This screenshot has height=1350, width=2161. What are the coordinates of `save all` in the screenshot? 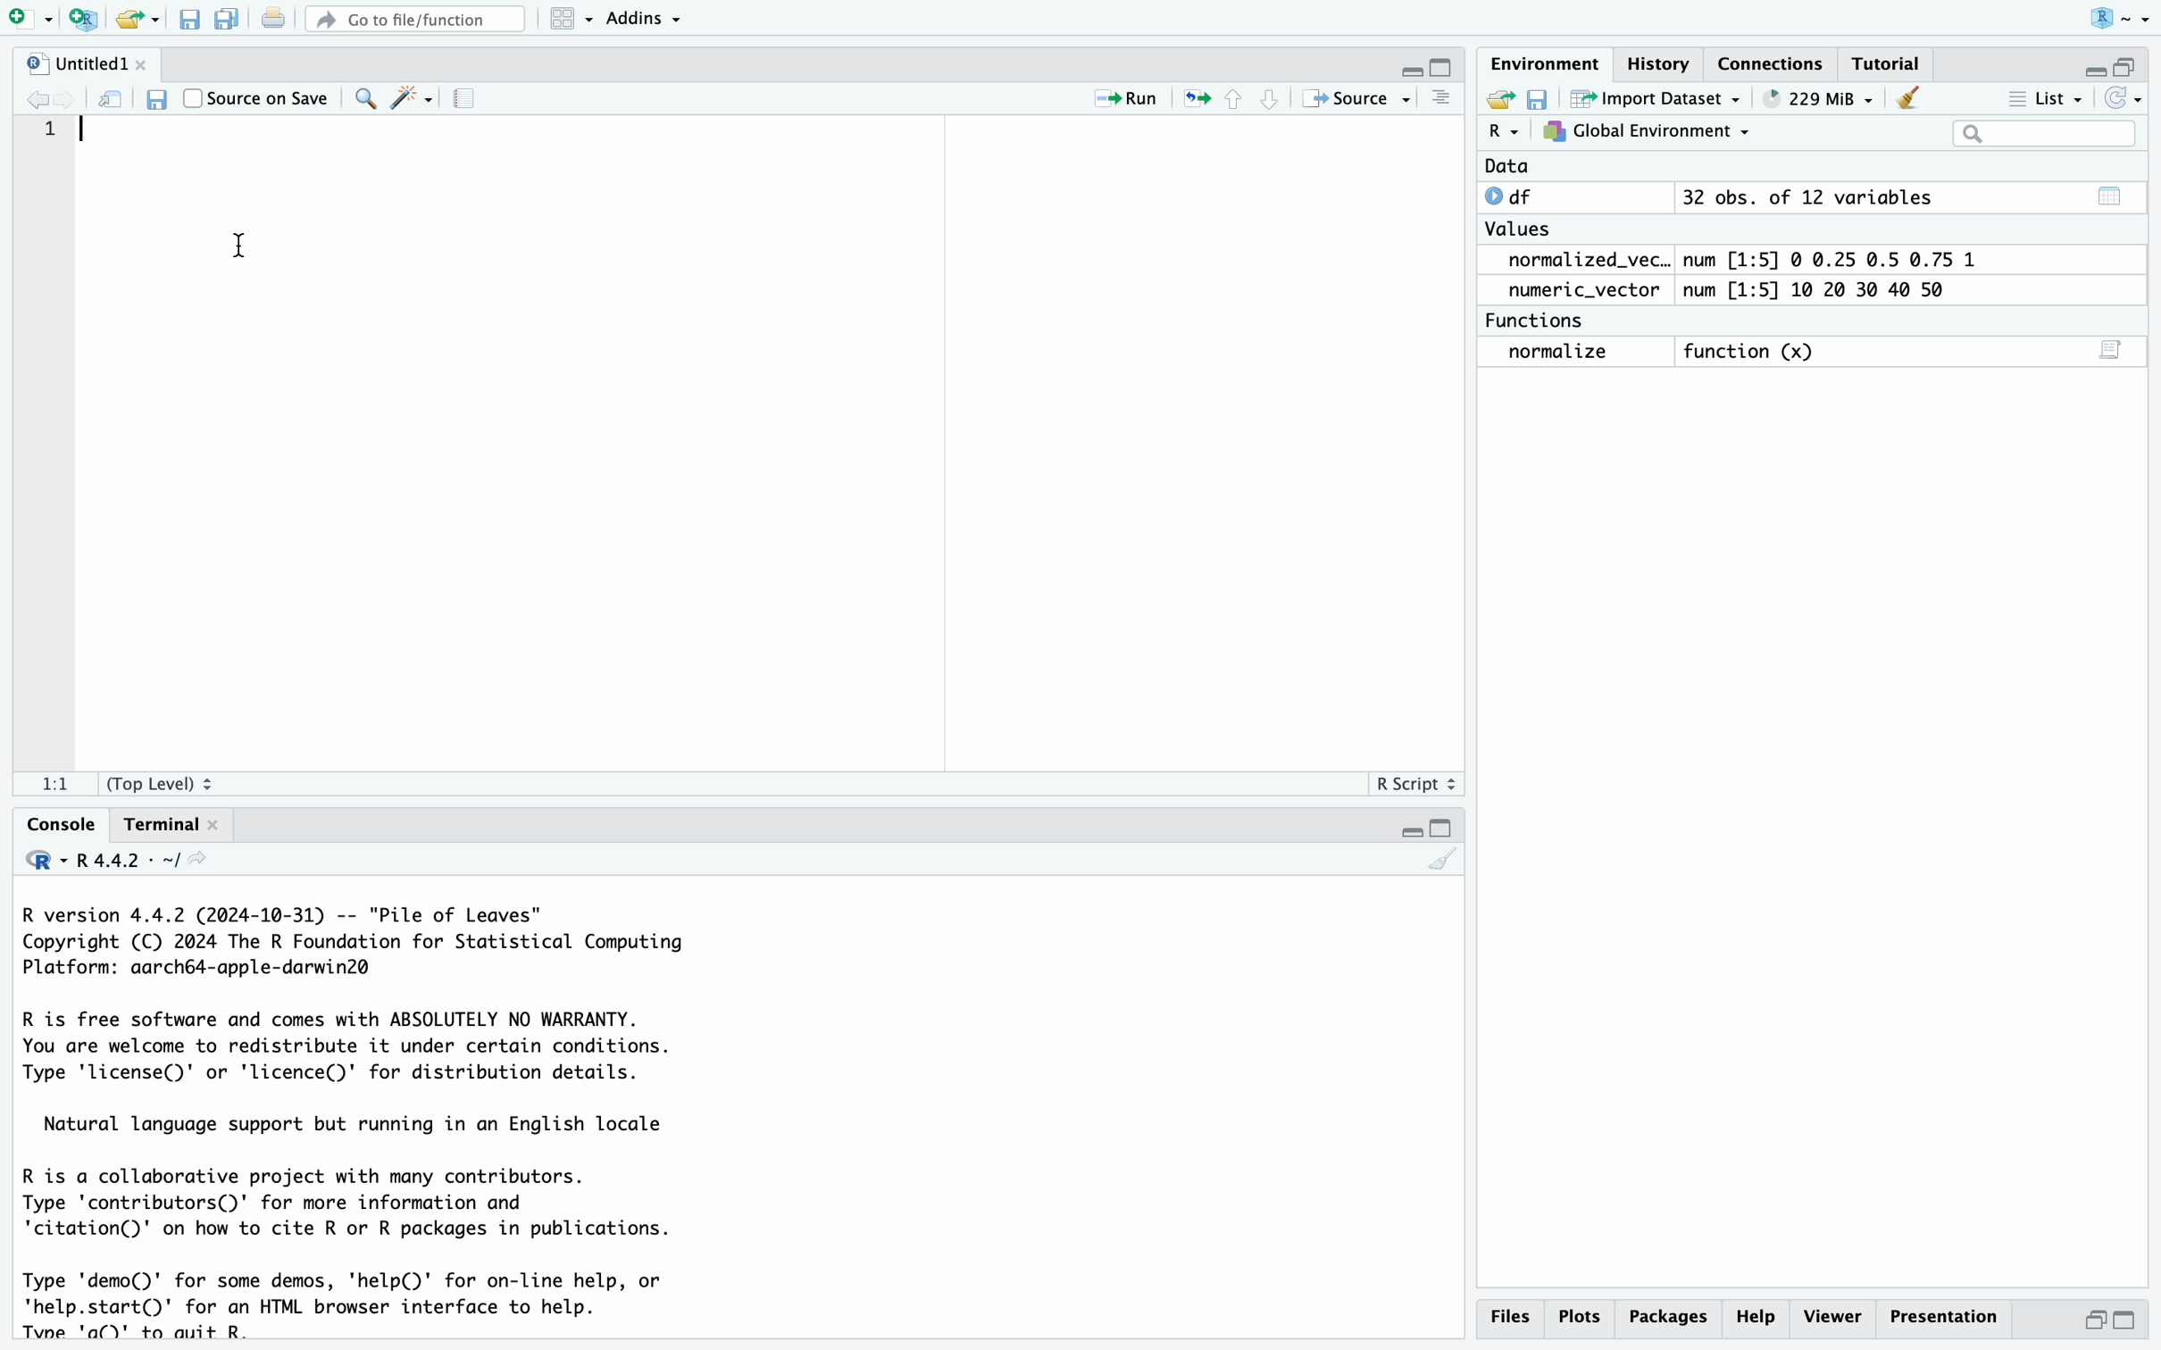 It's located at (229, 21).